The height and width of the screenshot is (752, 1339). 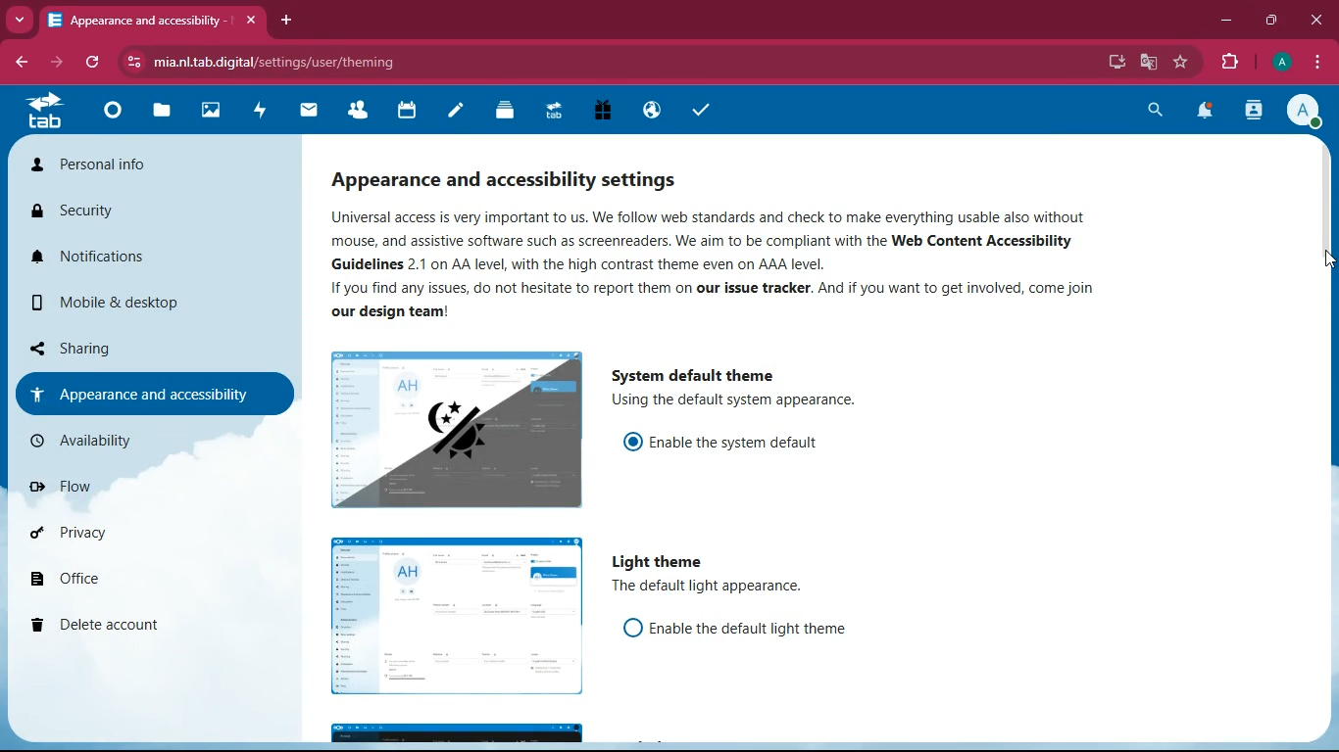 I want to click on description, so click(x=750, y=404).